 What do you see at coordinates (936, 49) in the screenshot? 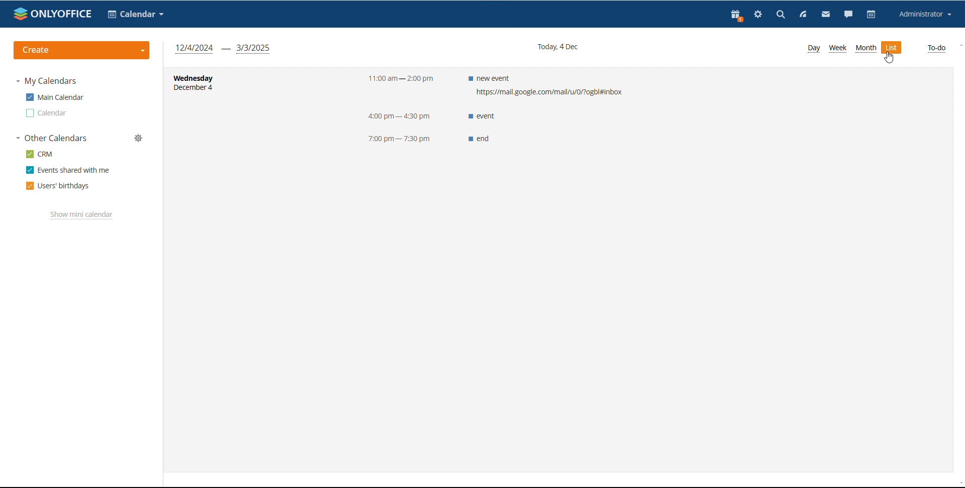
I see `to-do` at bounding box center [936, 49].